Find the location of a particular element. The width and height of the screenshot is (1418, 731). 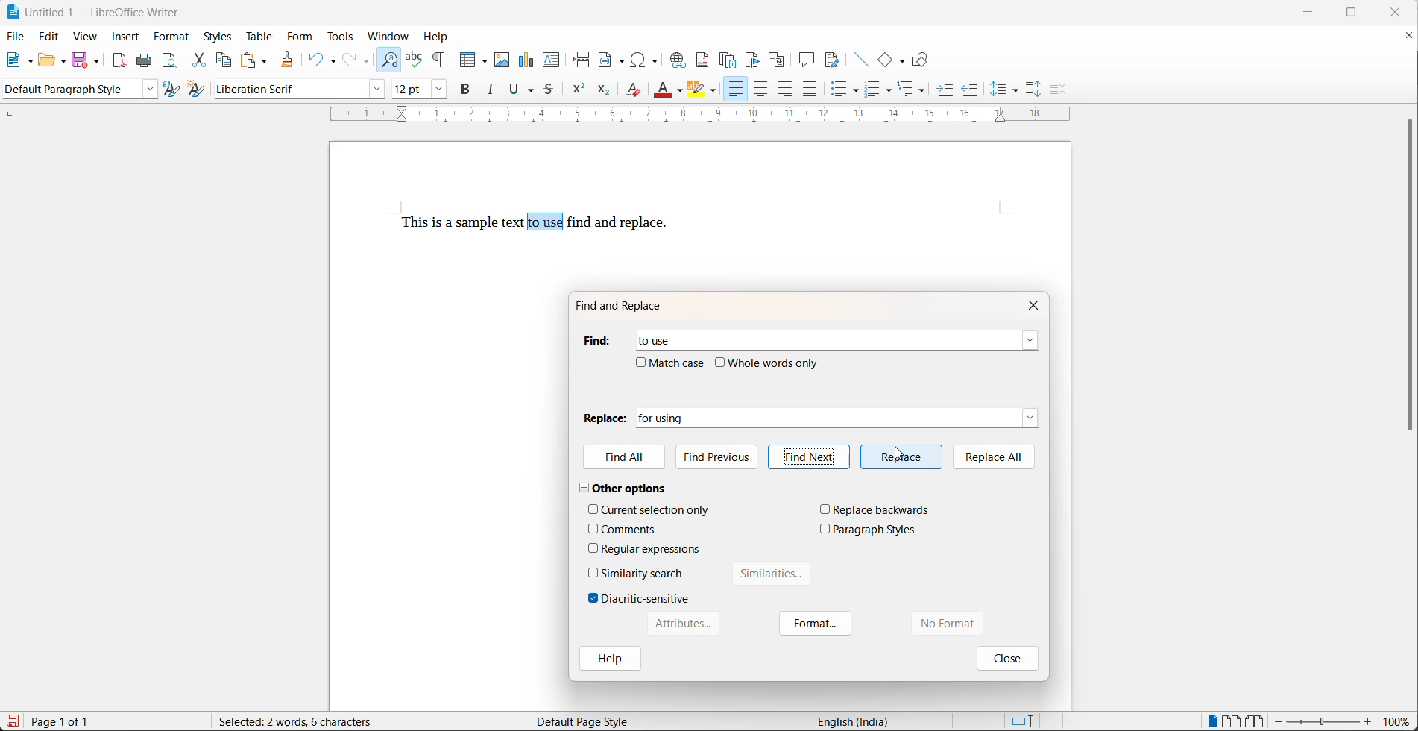

paste options is located at coordinates (265, 60).